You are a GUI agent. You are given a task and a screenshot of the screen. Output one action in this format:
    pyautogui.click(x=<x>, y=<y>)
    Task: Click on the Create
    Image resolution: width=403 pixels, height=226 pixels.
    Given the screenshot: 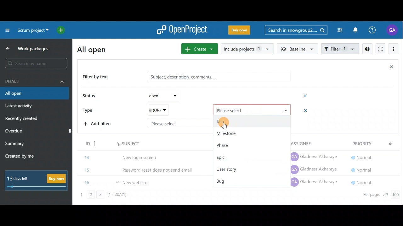 What is the action you would take?
    pyautogui.click(x=198, y=49)
    